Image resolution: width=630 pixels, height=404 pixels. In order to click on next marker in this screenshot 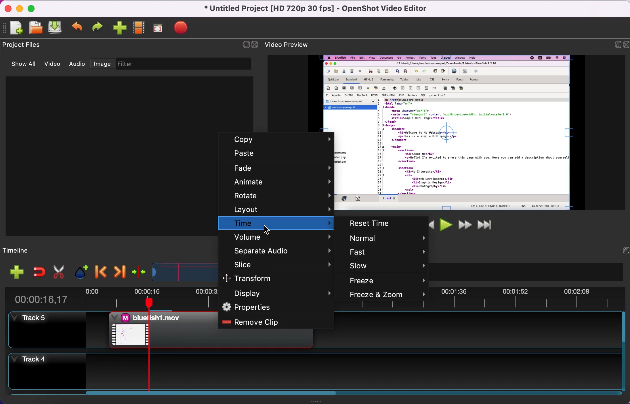, I will do `click(118, 270)`.